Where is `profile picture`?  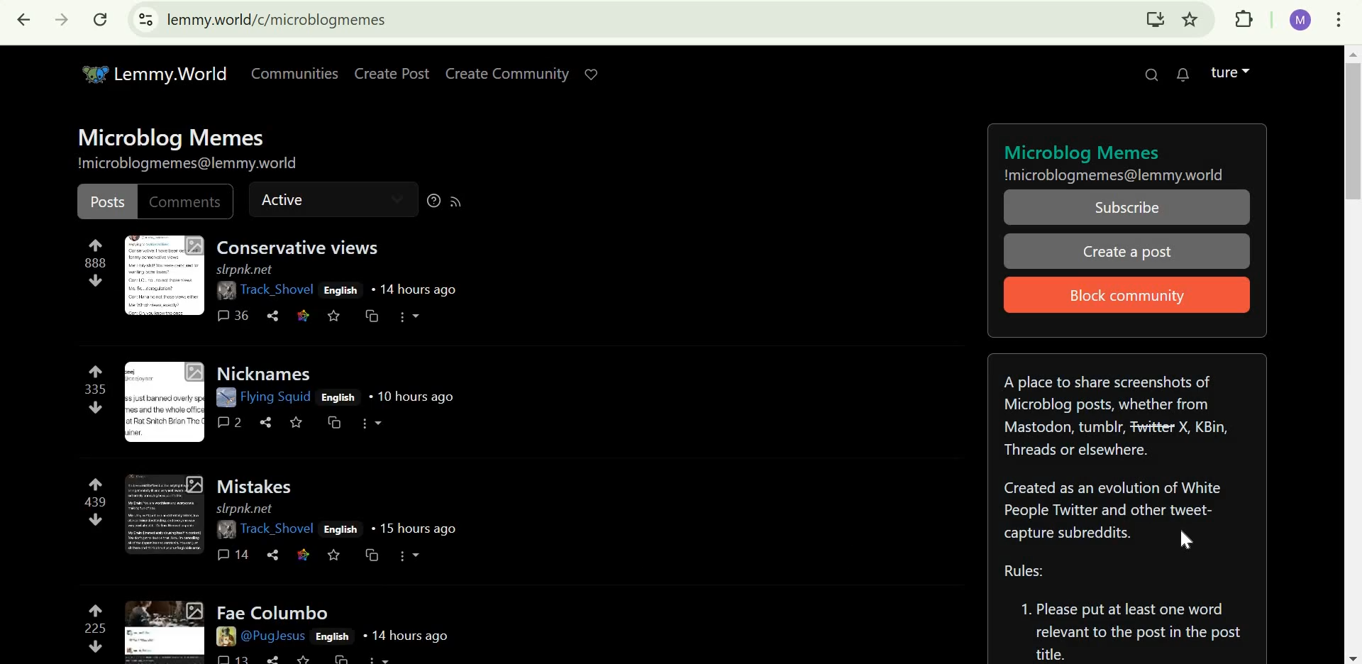
profile picture is located at coordinates (224, 396).